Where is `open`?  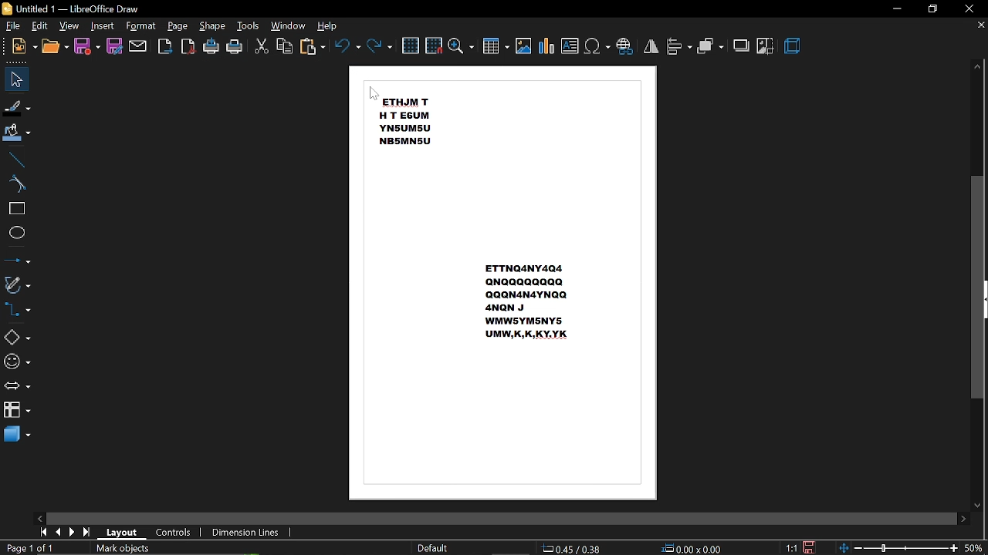
open is located at coordinates (55, 48).